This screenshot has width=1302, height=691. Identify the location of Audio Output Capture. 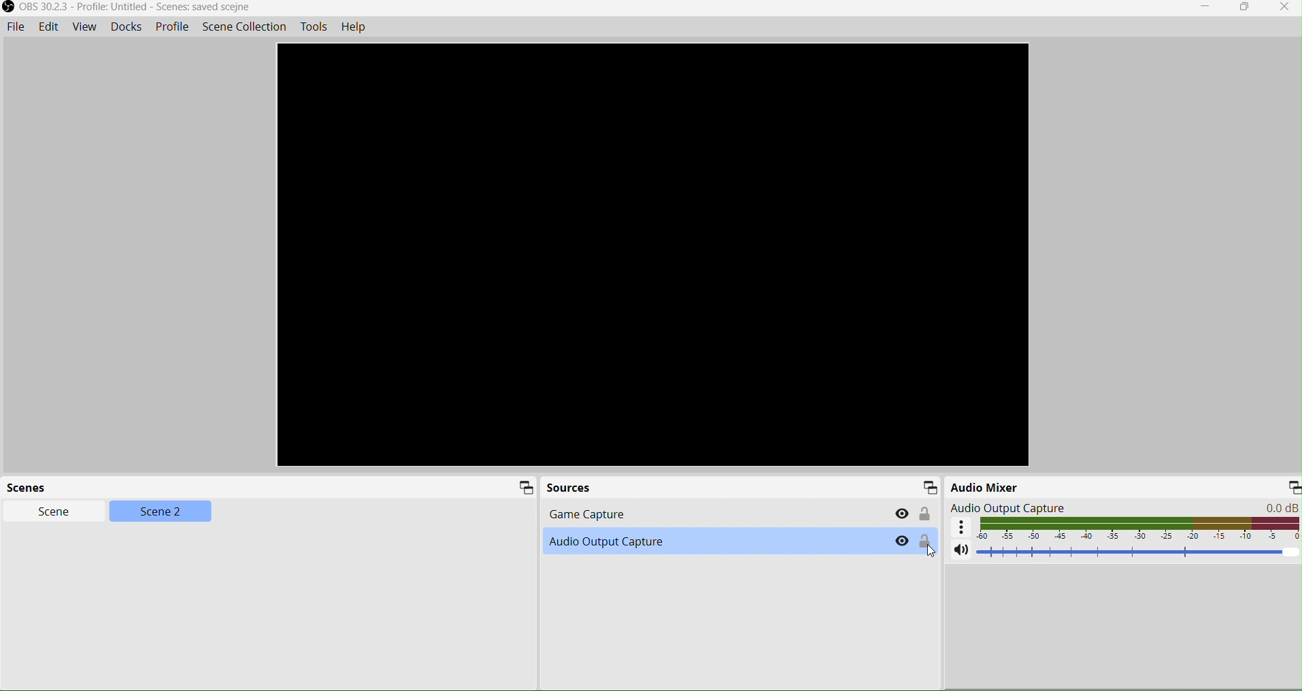
(1019, 506).